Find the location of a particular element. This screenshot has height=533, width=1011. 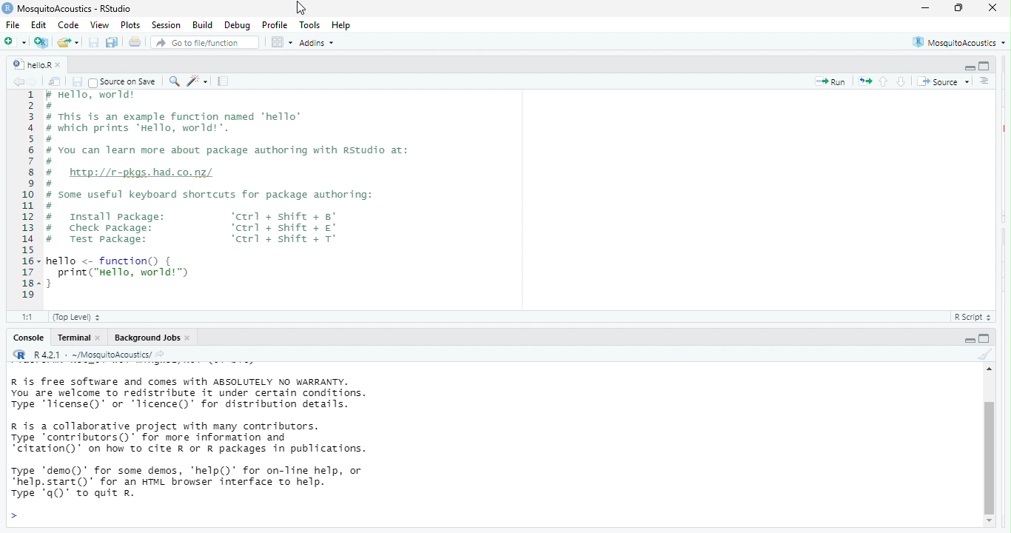

re run the previous code is located at coordinates (864, 82).